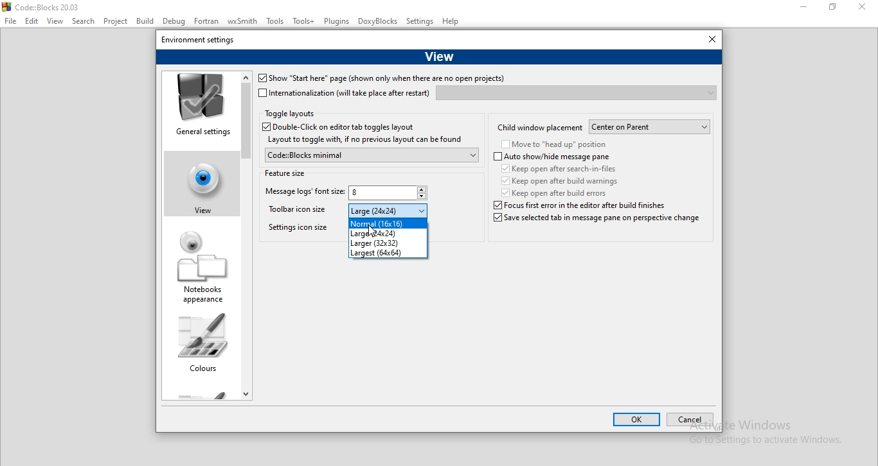 This screenshot has width=878, height=466. What do you see at coordinates (303, 193) in the screenshot?
I see `Message logs font size: 8` at bounding box center [303, 193].